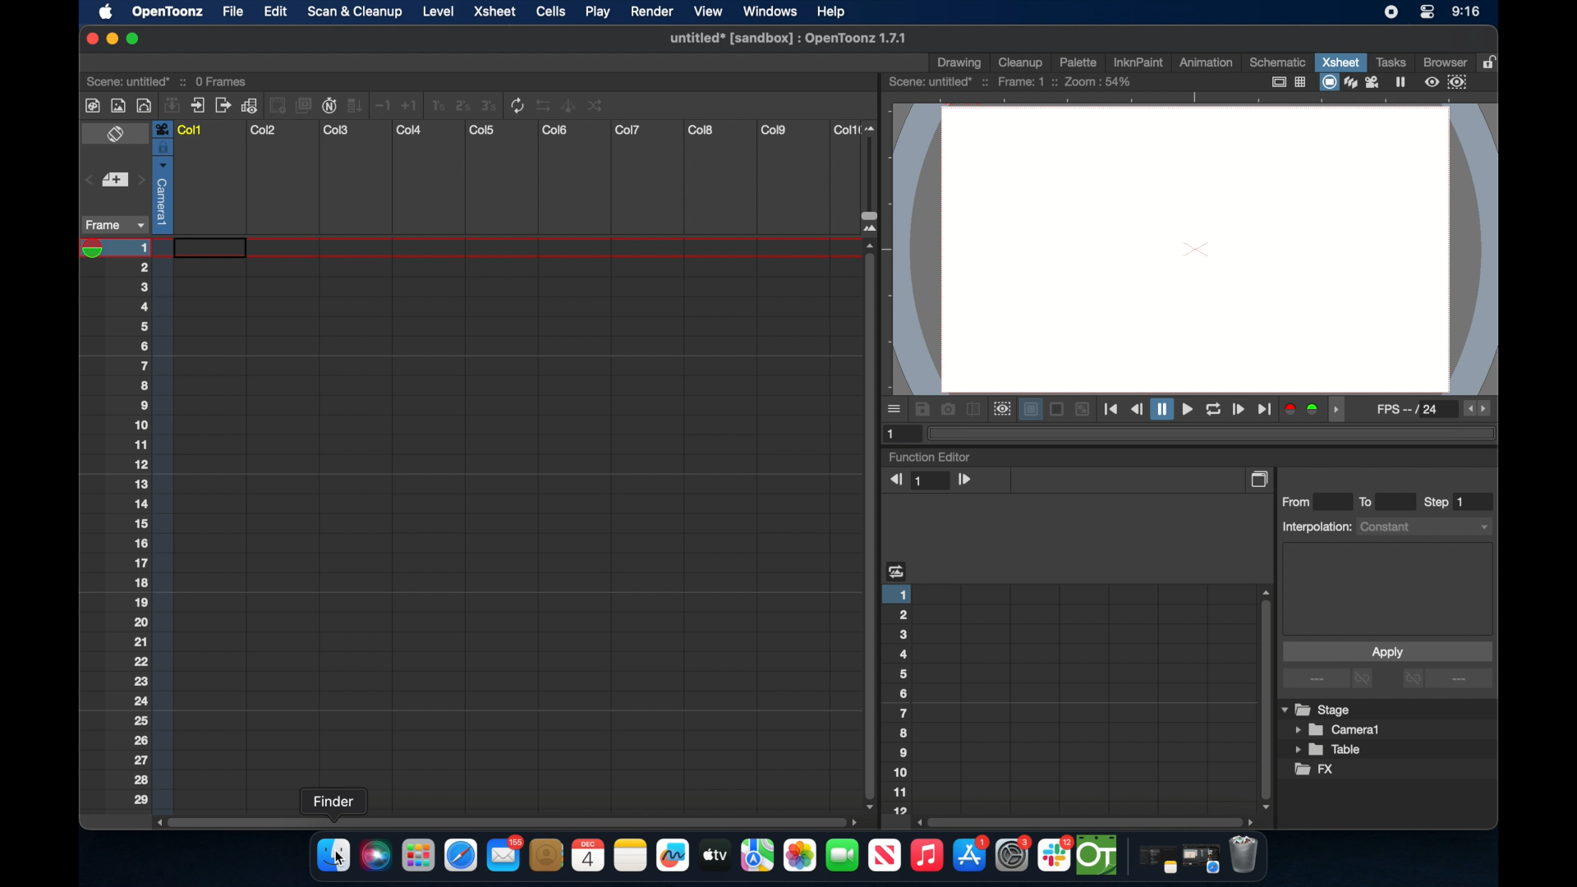 The image size is (1577, 887). Describe the element at coordinates (932, 481) in the screenshot. I see `1` at that location.